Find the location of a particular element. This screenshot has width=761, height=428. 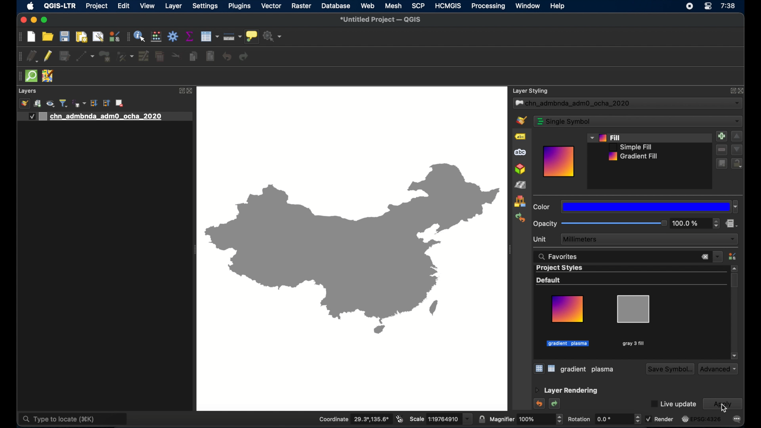

stepper buttons is located at coordinates (716, 223).